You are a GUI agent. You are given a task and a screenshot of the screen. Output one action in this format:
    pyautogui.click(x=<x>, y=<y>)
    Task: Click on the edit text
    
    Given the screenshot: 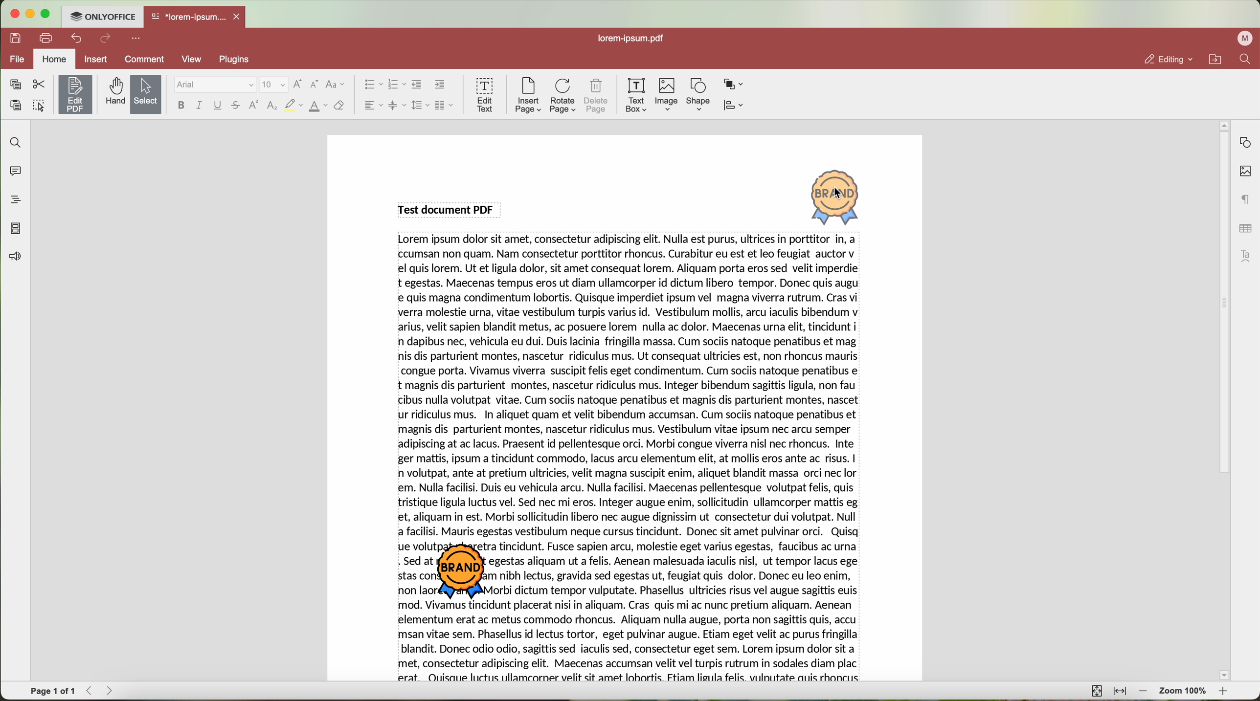 What is the action you would take?
    pyautogui.click(x=486, y=94)
    